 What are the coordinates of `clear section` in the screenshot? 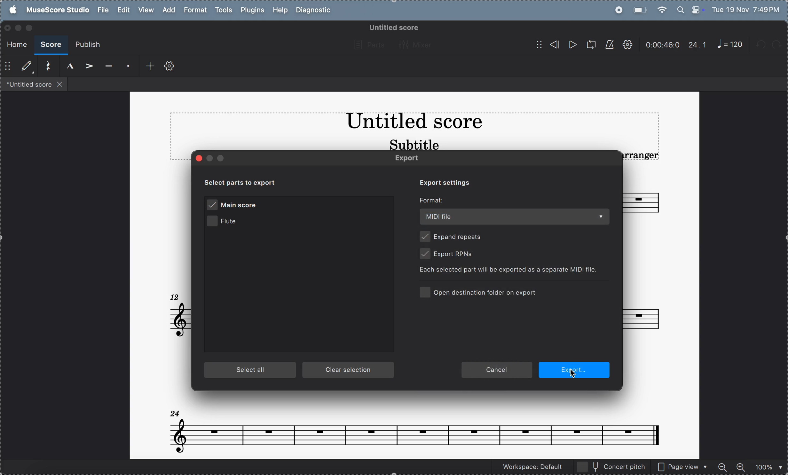 It's located at (349, 370).